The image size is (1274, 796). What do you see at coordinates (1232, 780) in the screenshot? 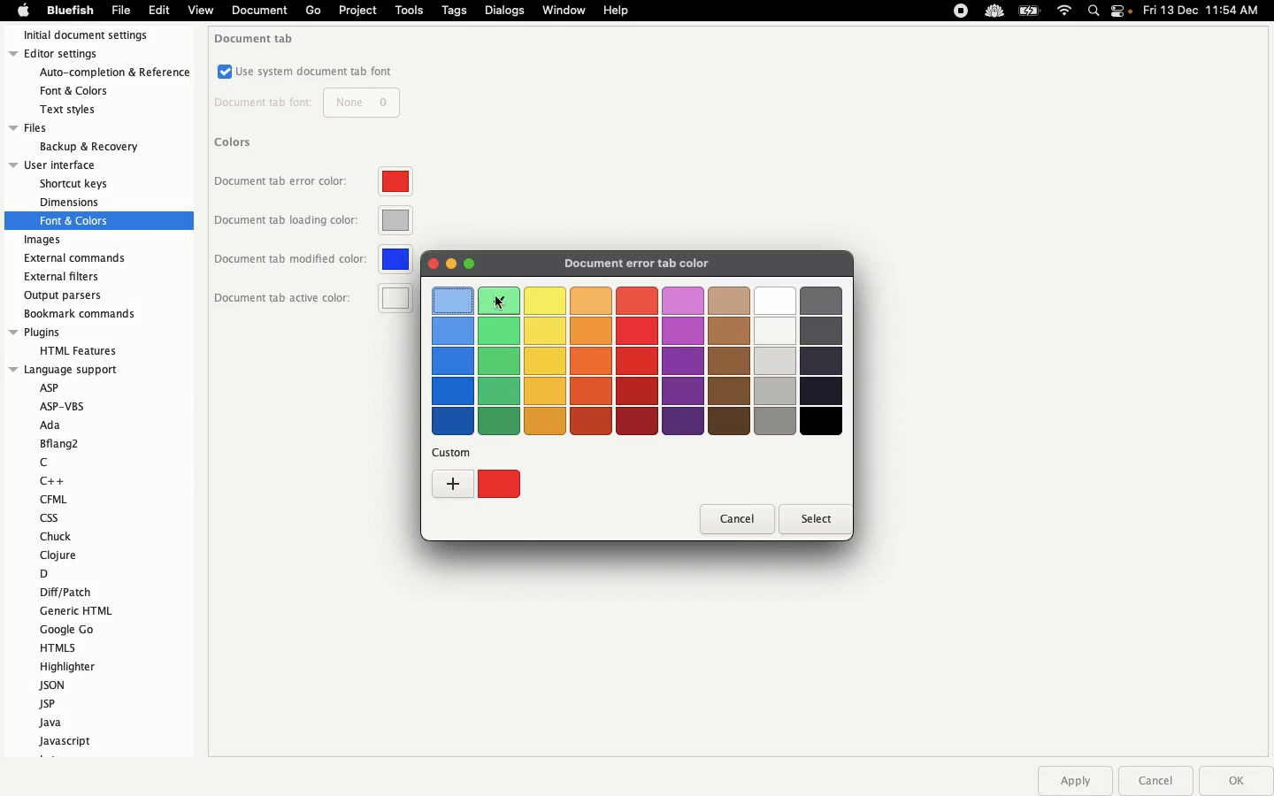
I see `Ok` at bounding box center [1232, 780].